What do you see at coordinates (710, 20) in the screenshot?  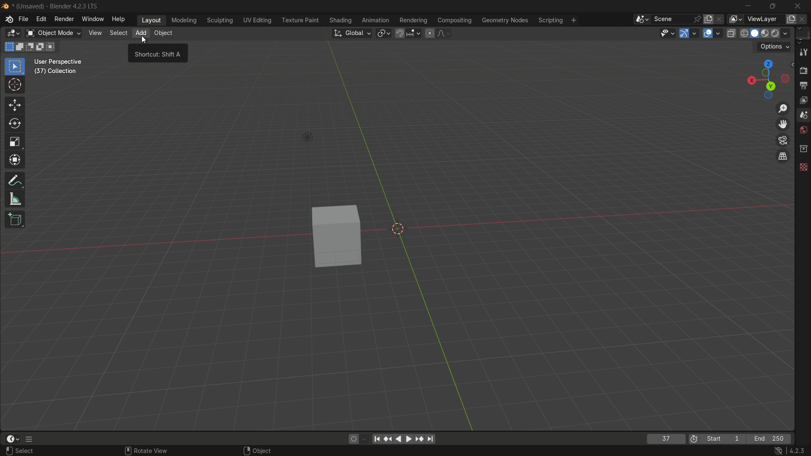 I see `new scene` at bounding box center [710, 20].